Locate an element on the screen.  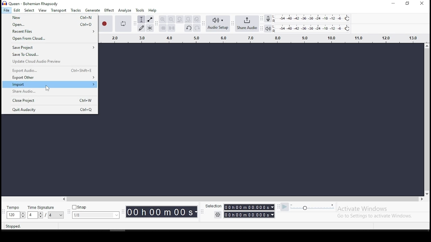
enable looping is located at coordinates (123, 23).